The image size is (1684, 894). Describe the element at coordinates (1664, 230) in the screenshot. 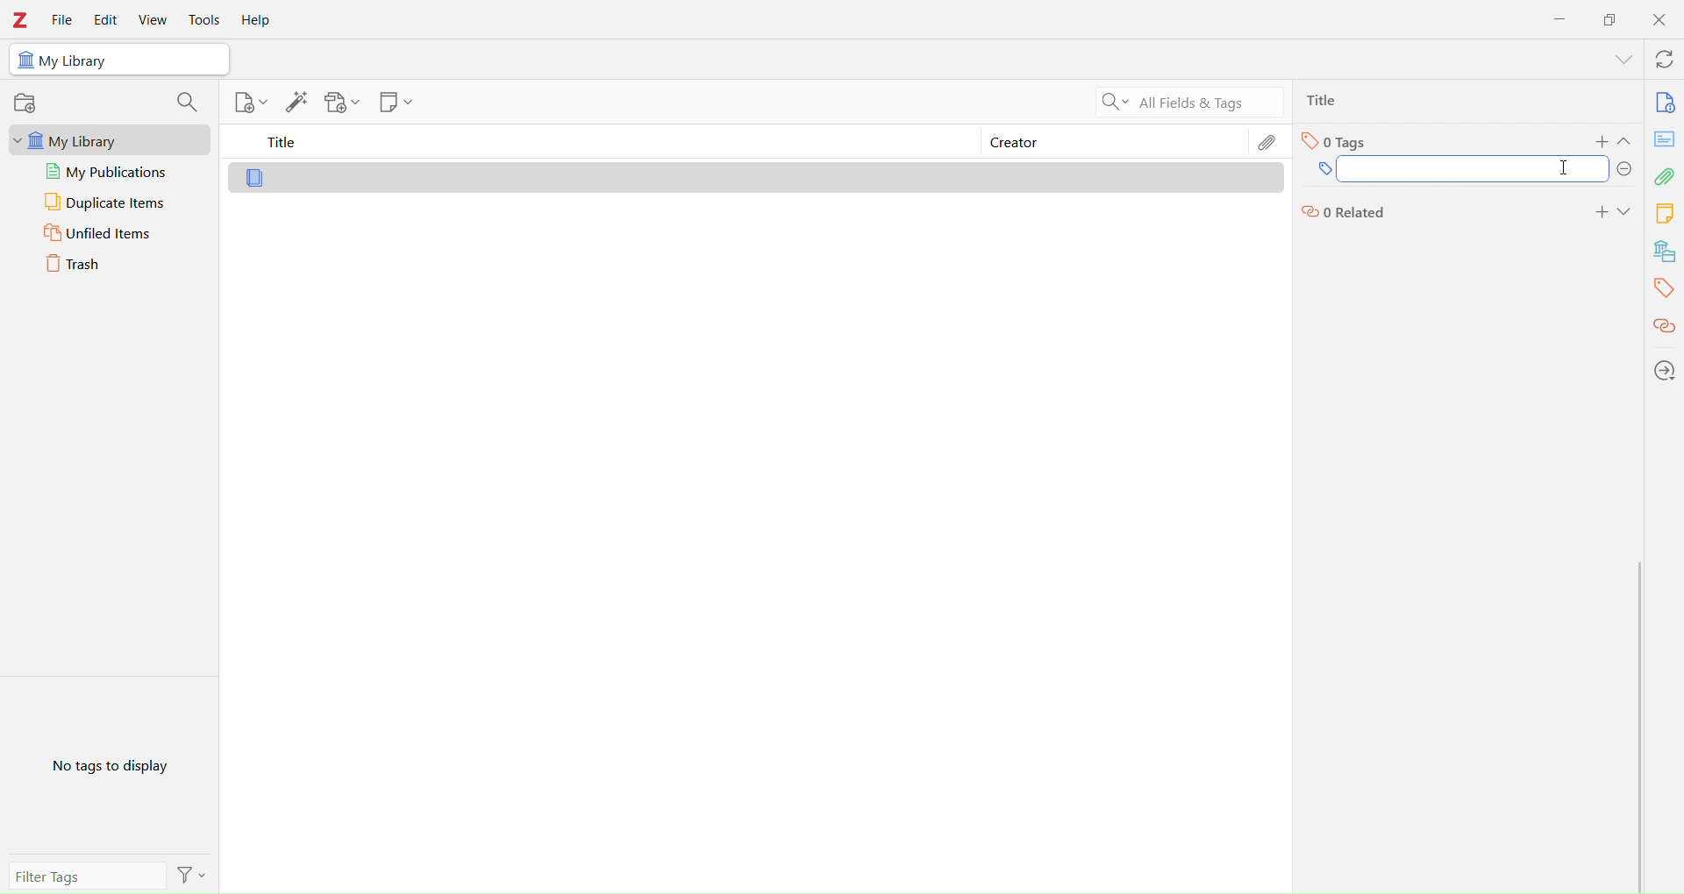

I see `Library tools bar` at that location.